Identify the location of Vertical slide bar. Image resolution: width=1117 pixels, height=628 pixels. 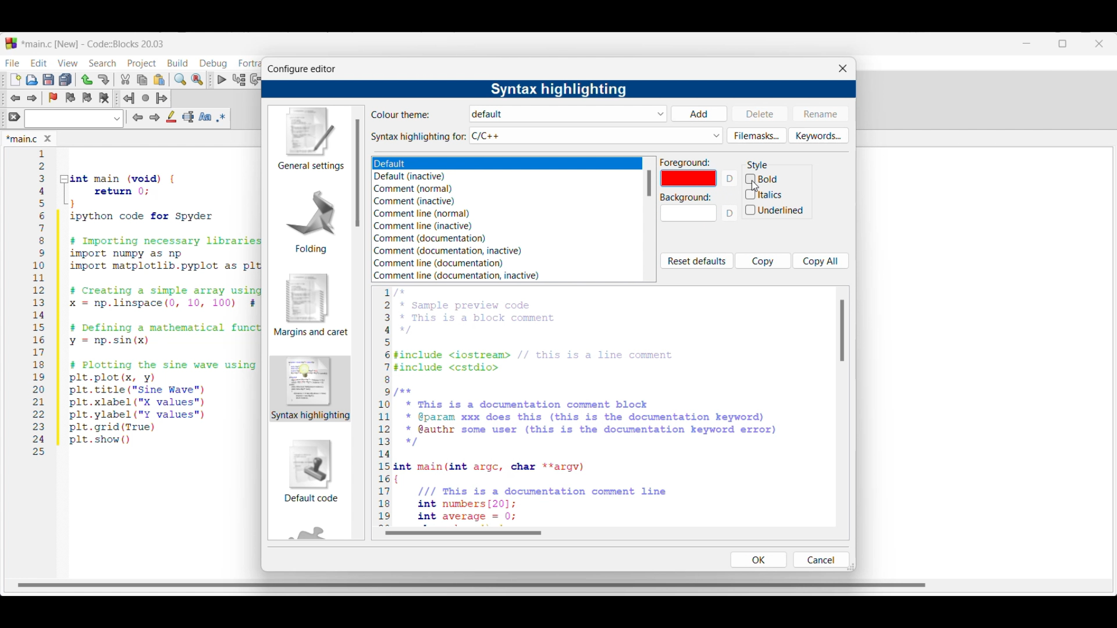
(842, 330).